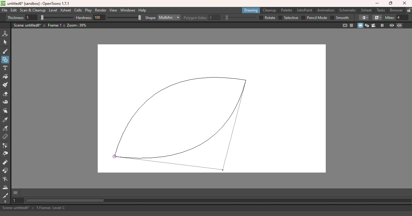 This screenshot has width=412, height=216. I want to click on Preview, so click(391, 26).